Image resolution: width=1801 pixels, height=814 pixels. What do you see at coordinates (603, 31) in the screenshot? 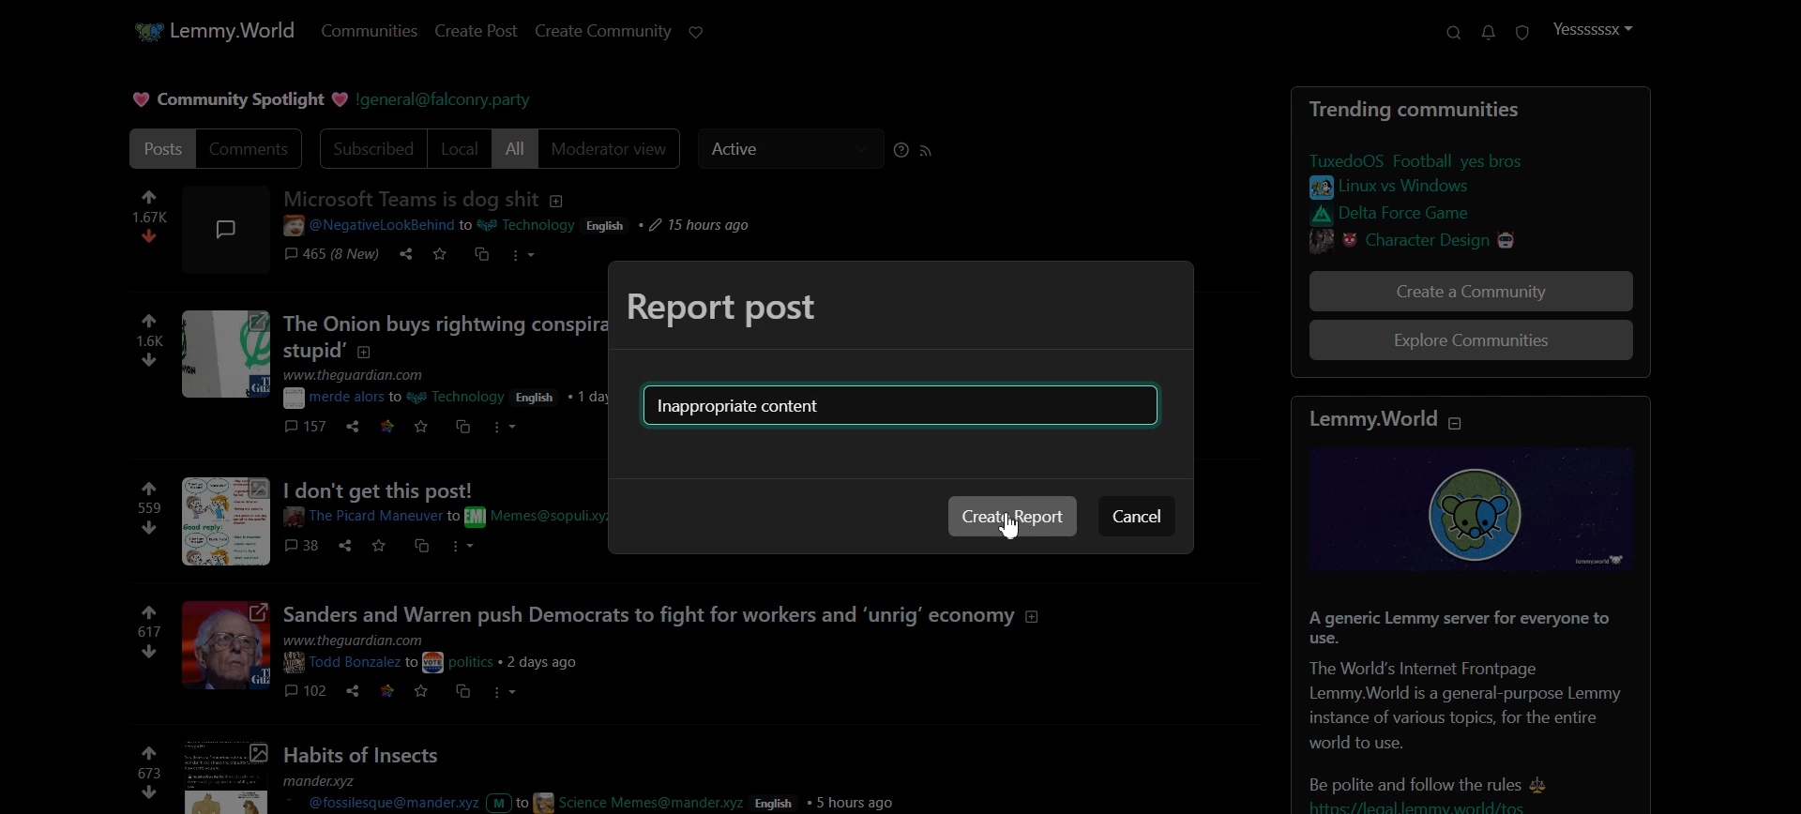
I see `Create Community` at bounding box center [603, 31].